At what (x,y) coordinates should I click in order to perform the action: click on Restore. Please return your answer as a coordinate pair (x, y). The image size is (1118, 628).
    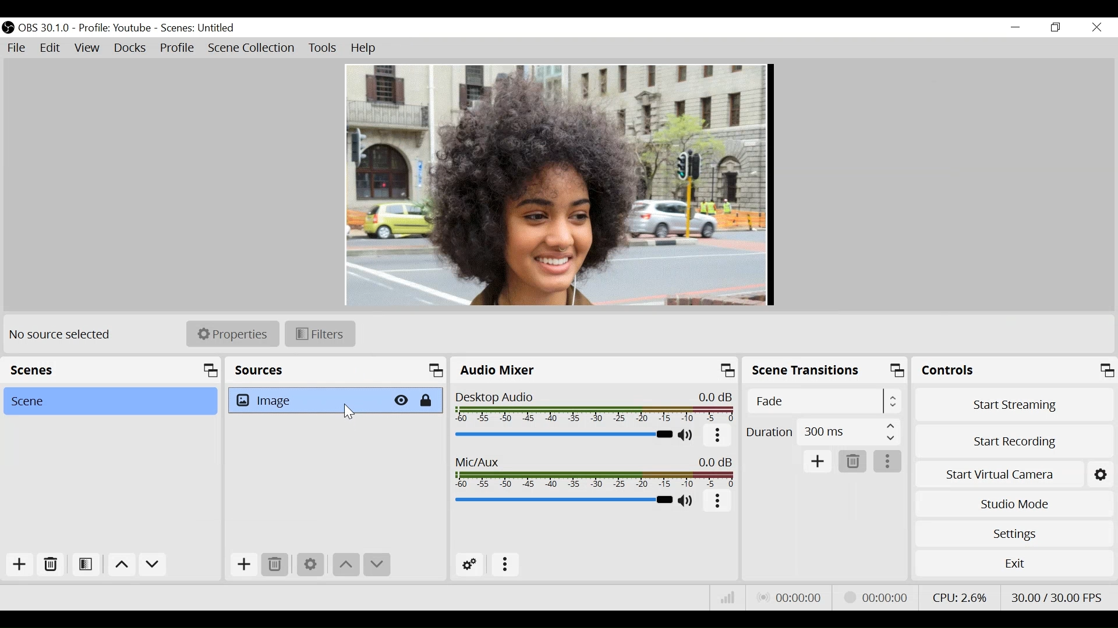
    Looking at the image, I should click on (1058, 28).